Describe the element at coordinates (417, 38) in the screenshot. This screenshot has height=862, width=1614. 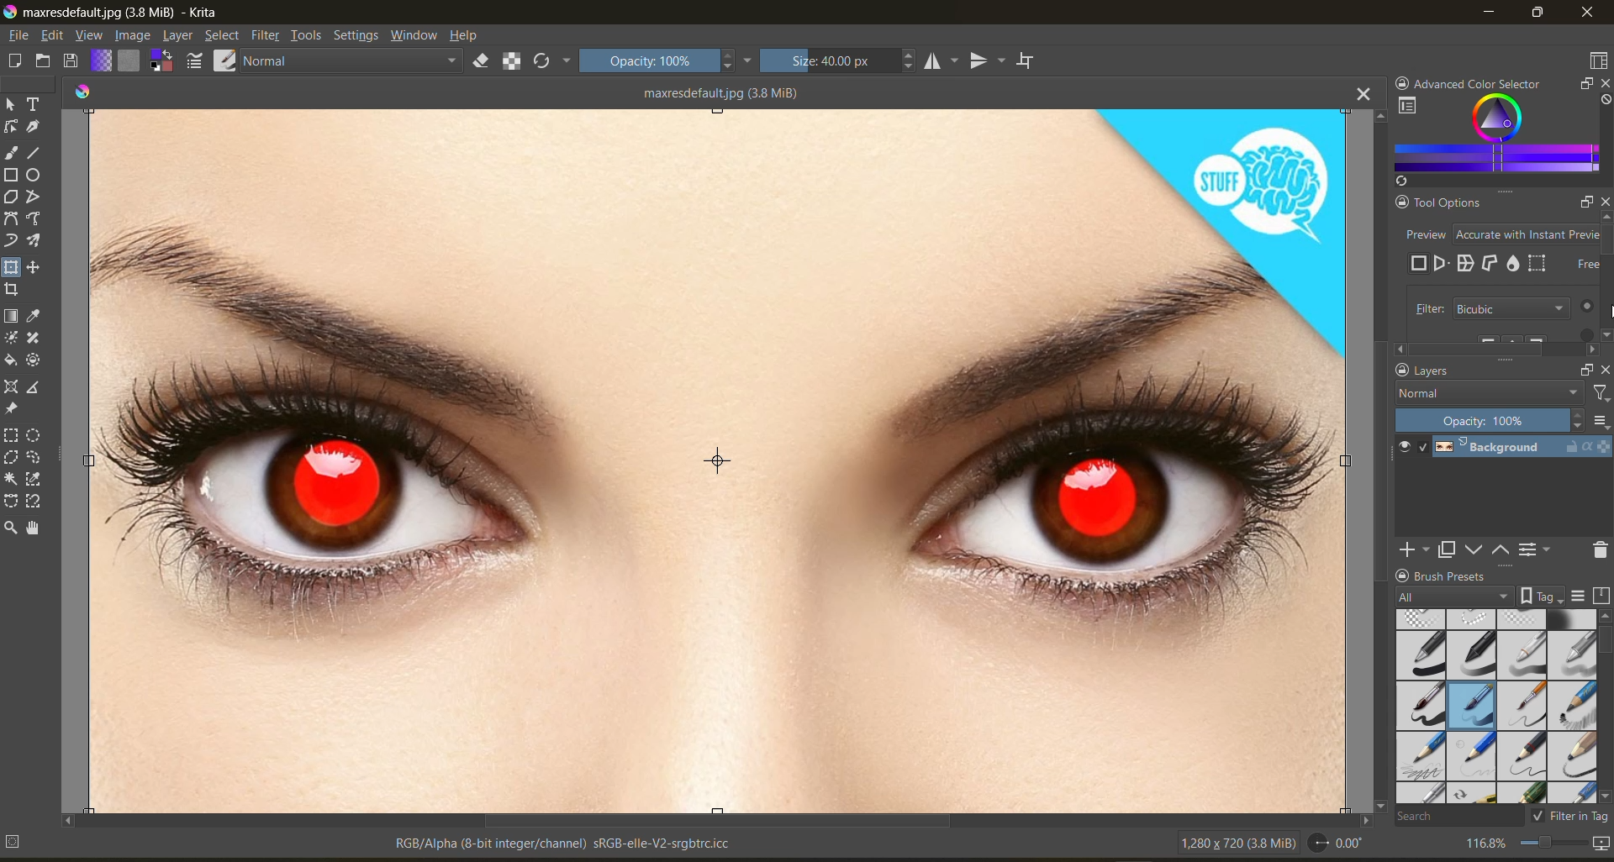
I see `window` at that location.